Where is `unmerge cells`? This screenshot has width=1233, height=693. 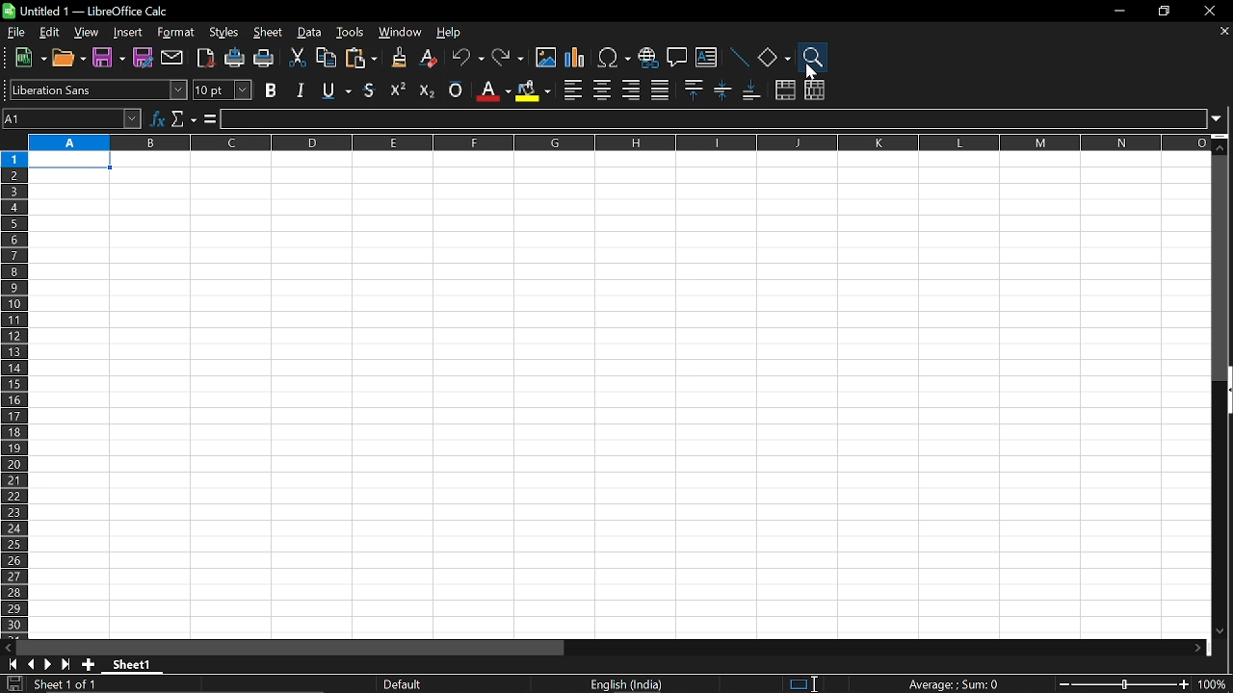
unmerge cells is located at coordinates (814, 90).